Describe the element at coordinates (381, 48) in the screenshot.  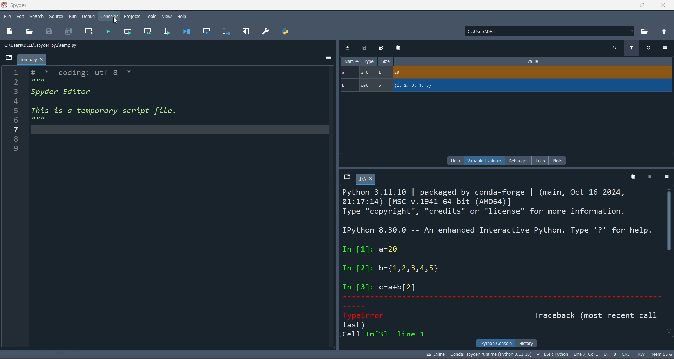
I see `save` at that location.